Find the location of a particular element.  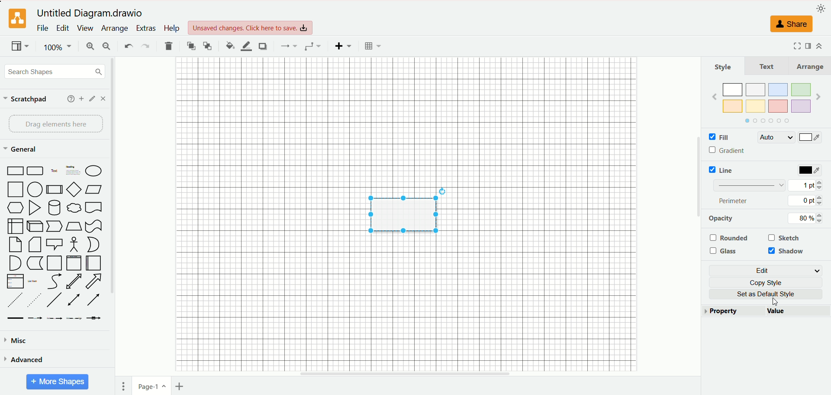

edit is located at coordinates (93, 99).